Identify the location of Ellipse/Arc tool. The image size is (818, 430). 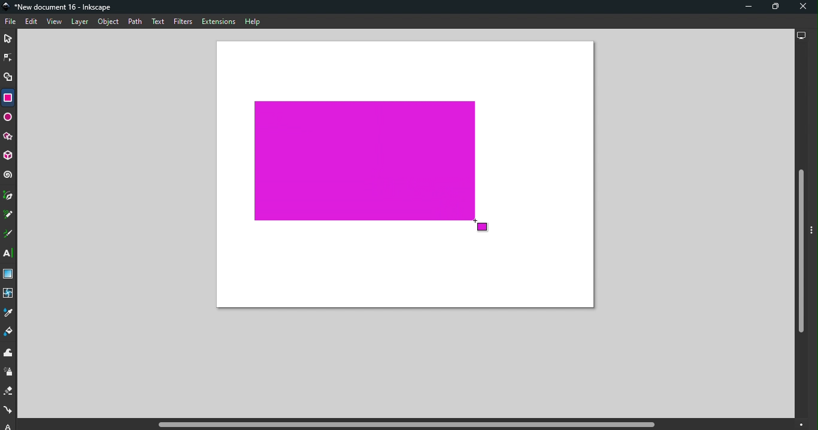
(8, 119).